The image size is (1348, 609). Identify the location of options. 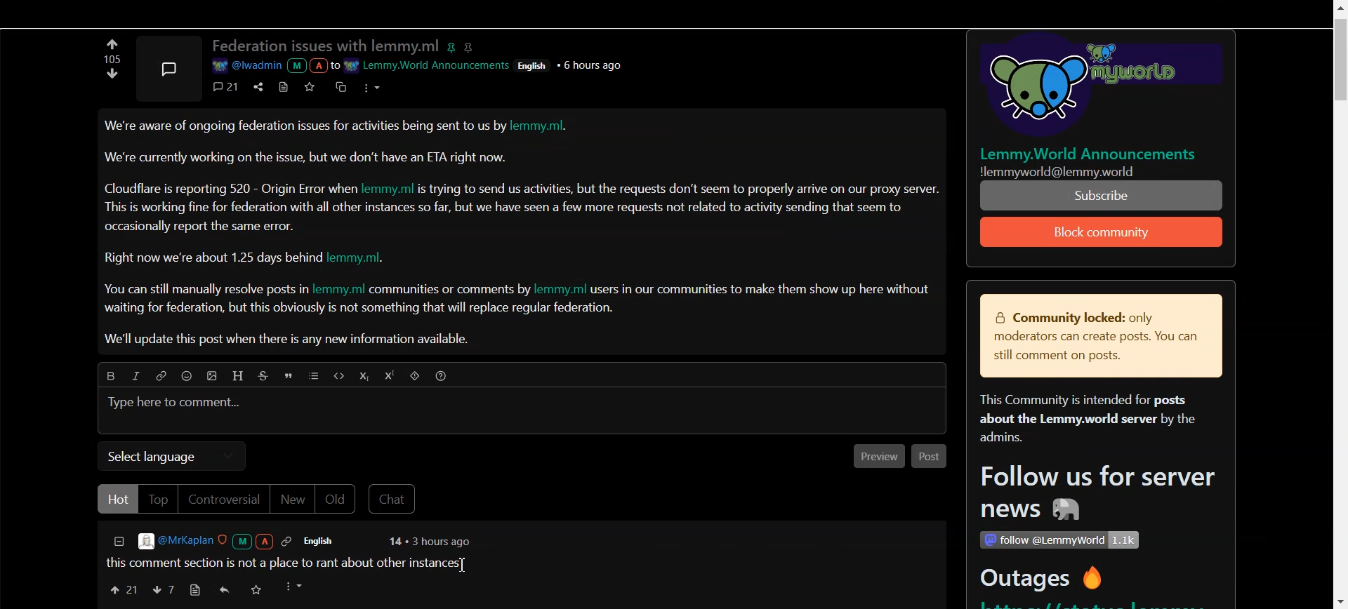
(296, 587).